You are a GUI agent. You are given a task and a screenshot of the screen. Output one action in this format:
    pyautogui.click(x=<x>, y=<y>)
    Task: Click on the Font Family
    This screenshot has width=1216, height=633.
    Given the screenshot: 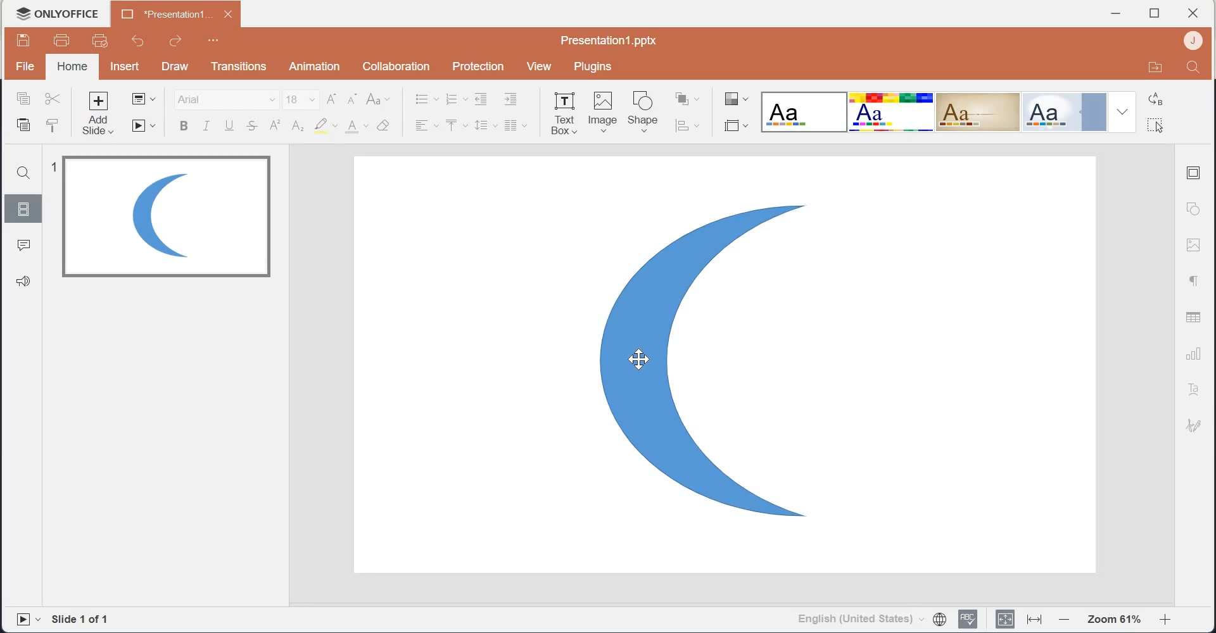 What is the action you would take?
    pyautogui.click(x=228, y=99)
    